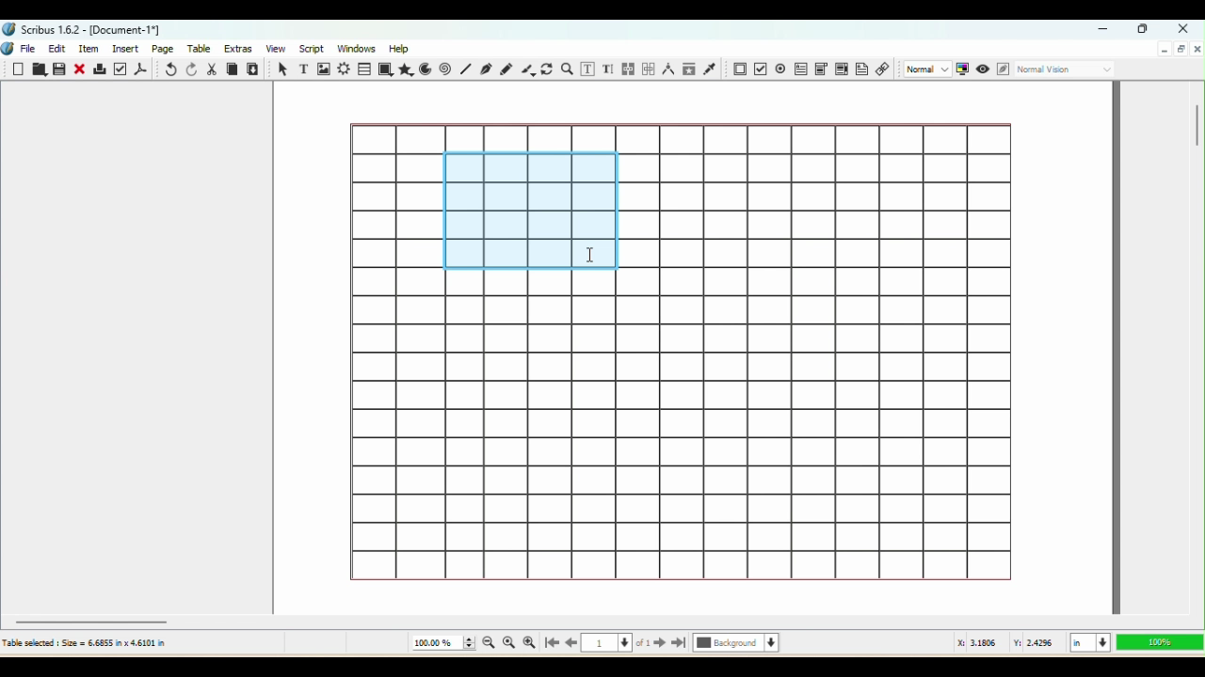 Image resolution: width=1205 pixels, height=677 pixels. Describe the element at coordinates (1106, 30) in the screenshot. I see `Minimize` at that location.